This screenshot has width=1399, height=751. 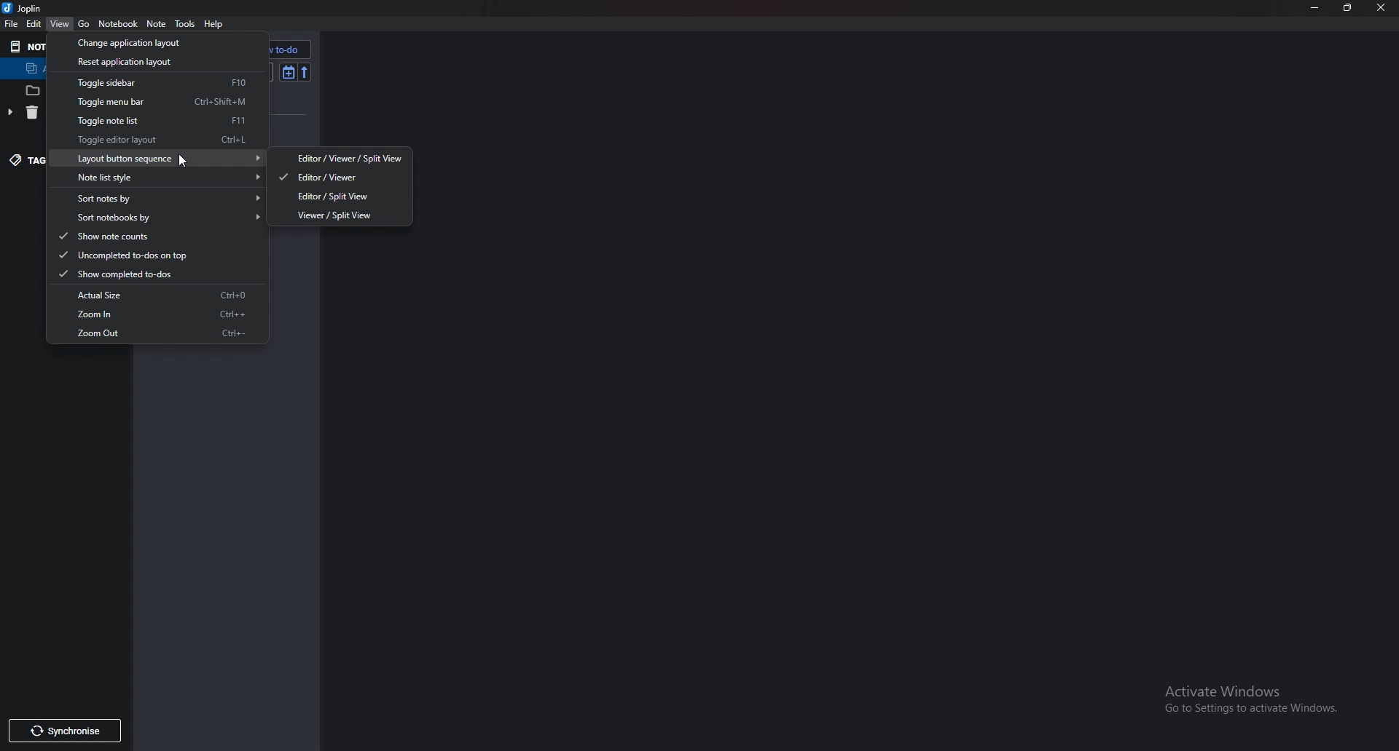 I want to click on show note counts, so click(x=148, y=237).